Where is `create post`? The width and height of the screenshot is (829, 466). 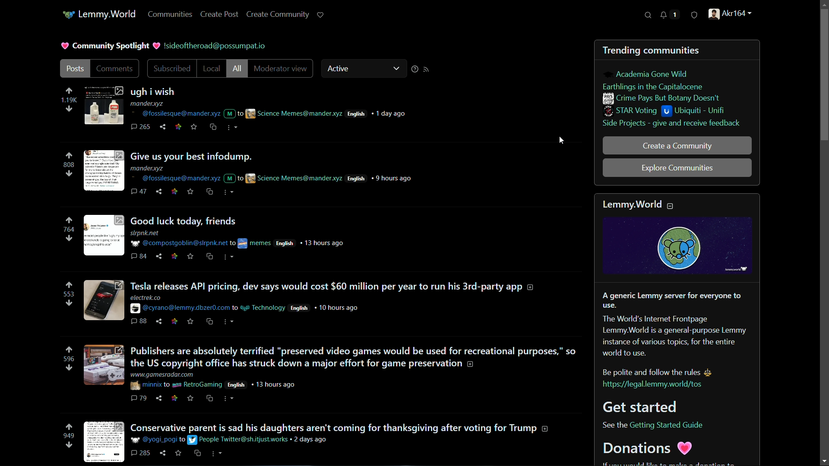
create post is located at coordinates (221, 14).